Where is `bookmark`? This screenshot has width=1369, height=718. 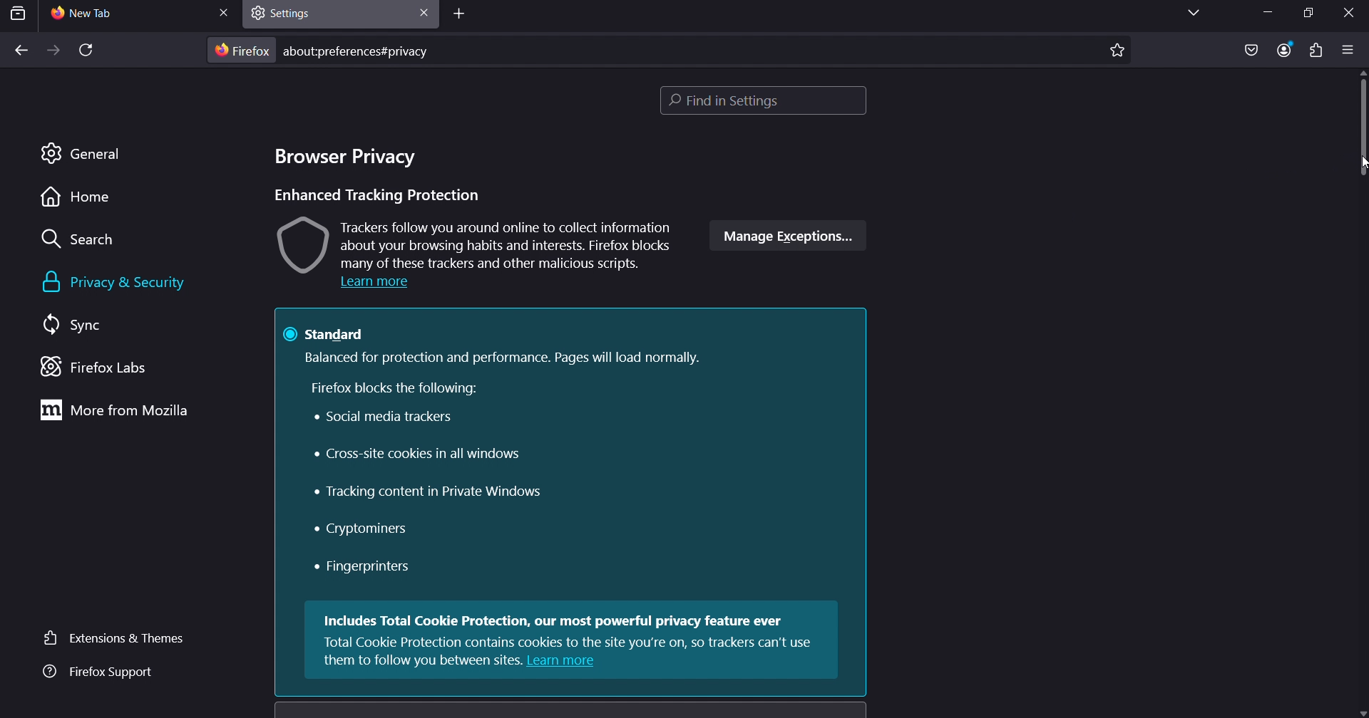 bookmark is located at coordinates (1117, 48).